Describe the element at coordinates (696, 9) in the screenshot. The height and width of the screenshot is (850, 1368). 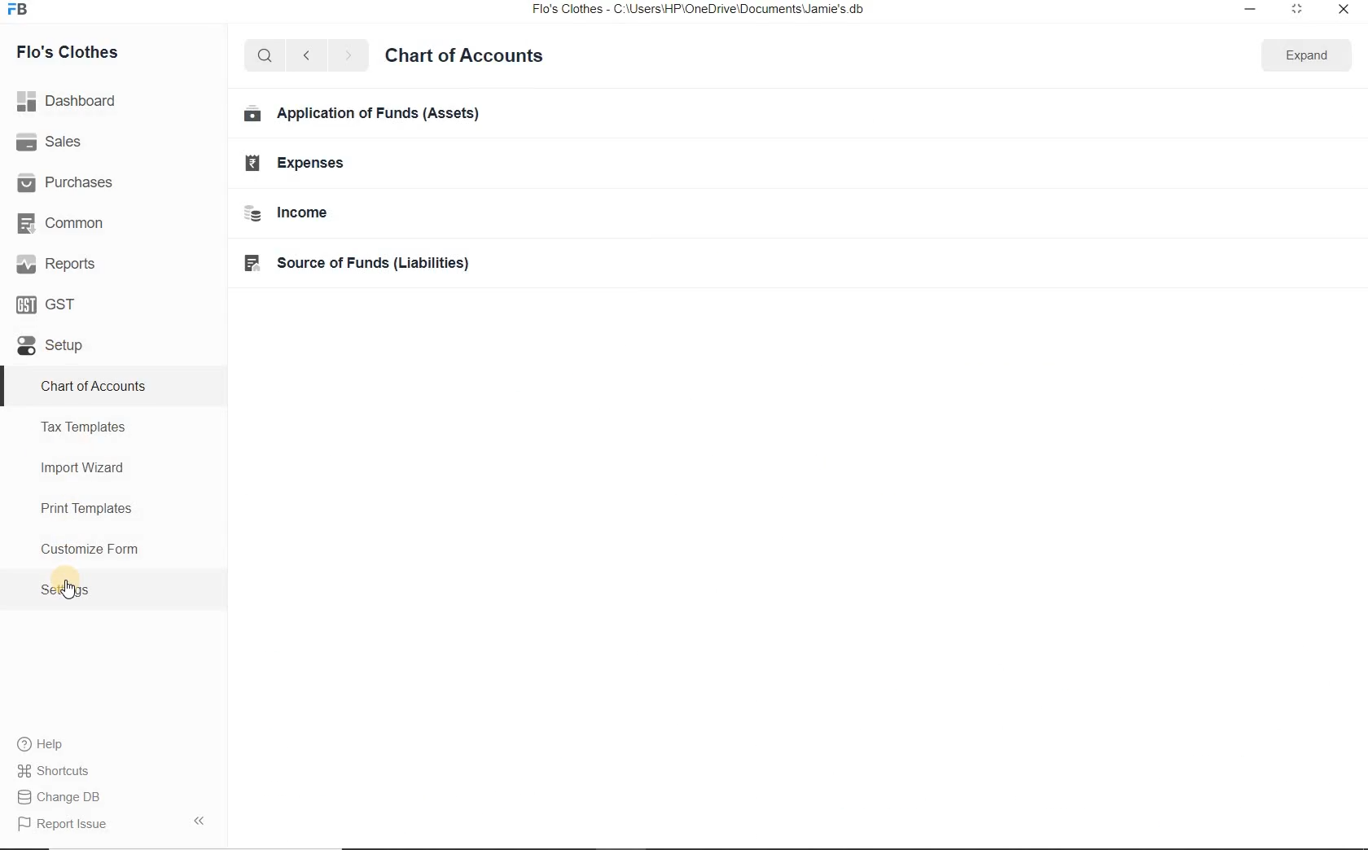
I see `Flo's Clothes - C:\Users\HP'\OneDrive\Documents\Jamie's.db` at that location.